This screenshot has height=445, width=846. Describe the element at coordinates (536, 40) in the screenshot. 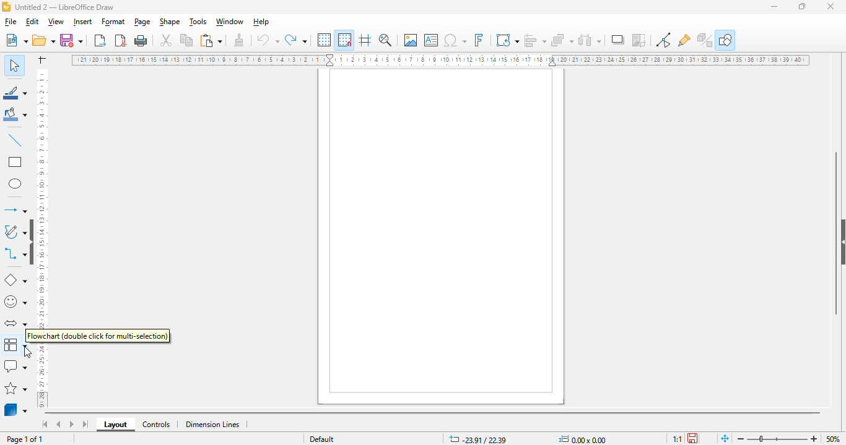

I see `align objects` at that location.